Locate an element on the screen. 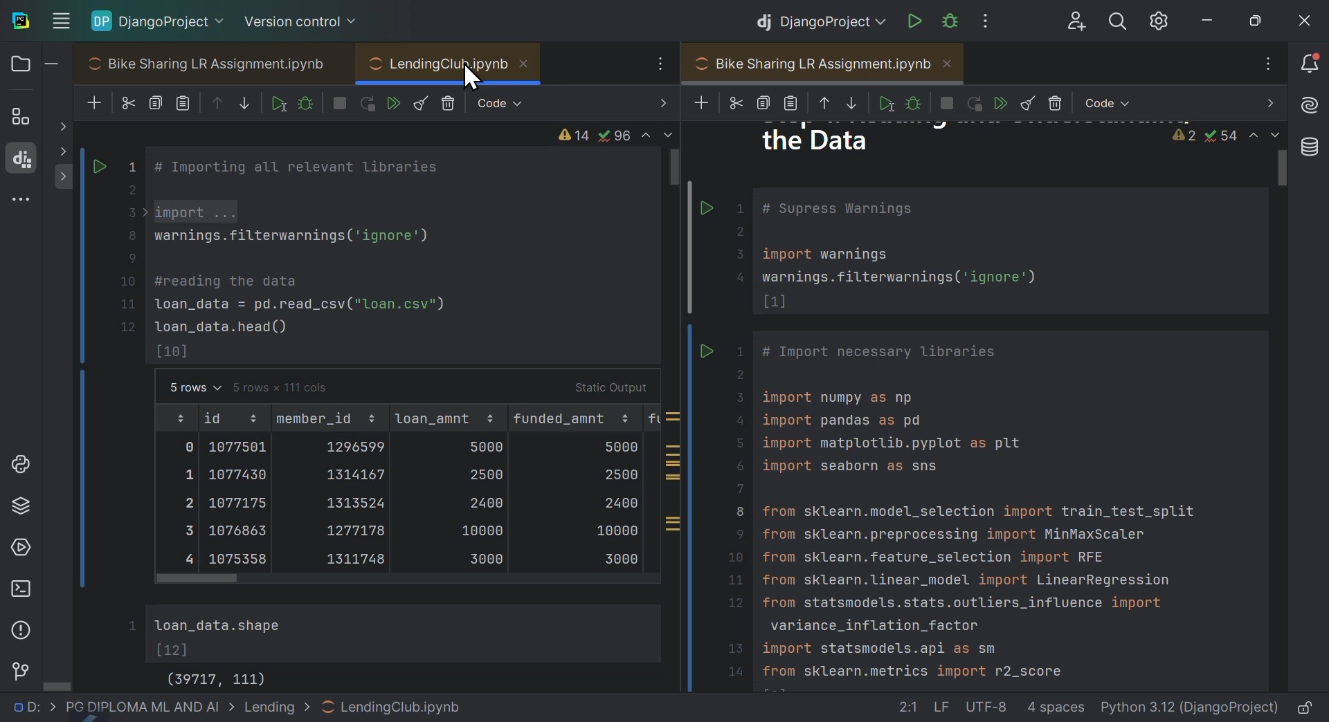 Image resolution: width=1329 pixels, height=722 pixels. Code is located at coordinates (509, 104).